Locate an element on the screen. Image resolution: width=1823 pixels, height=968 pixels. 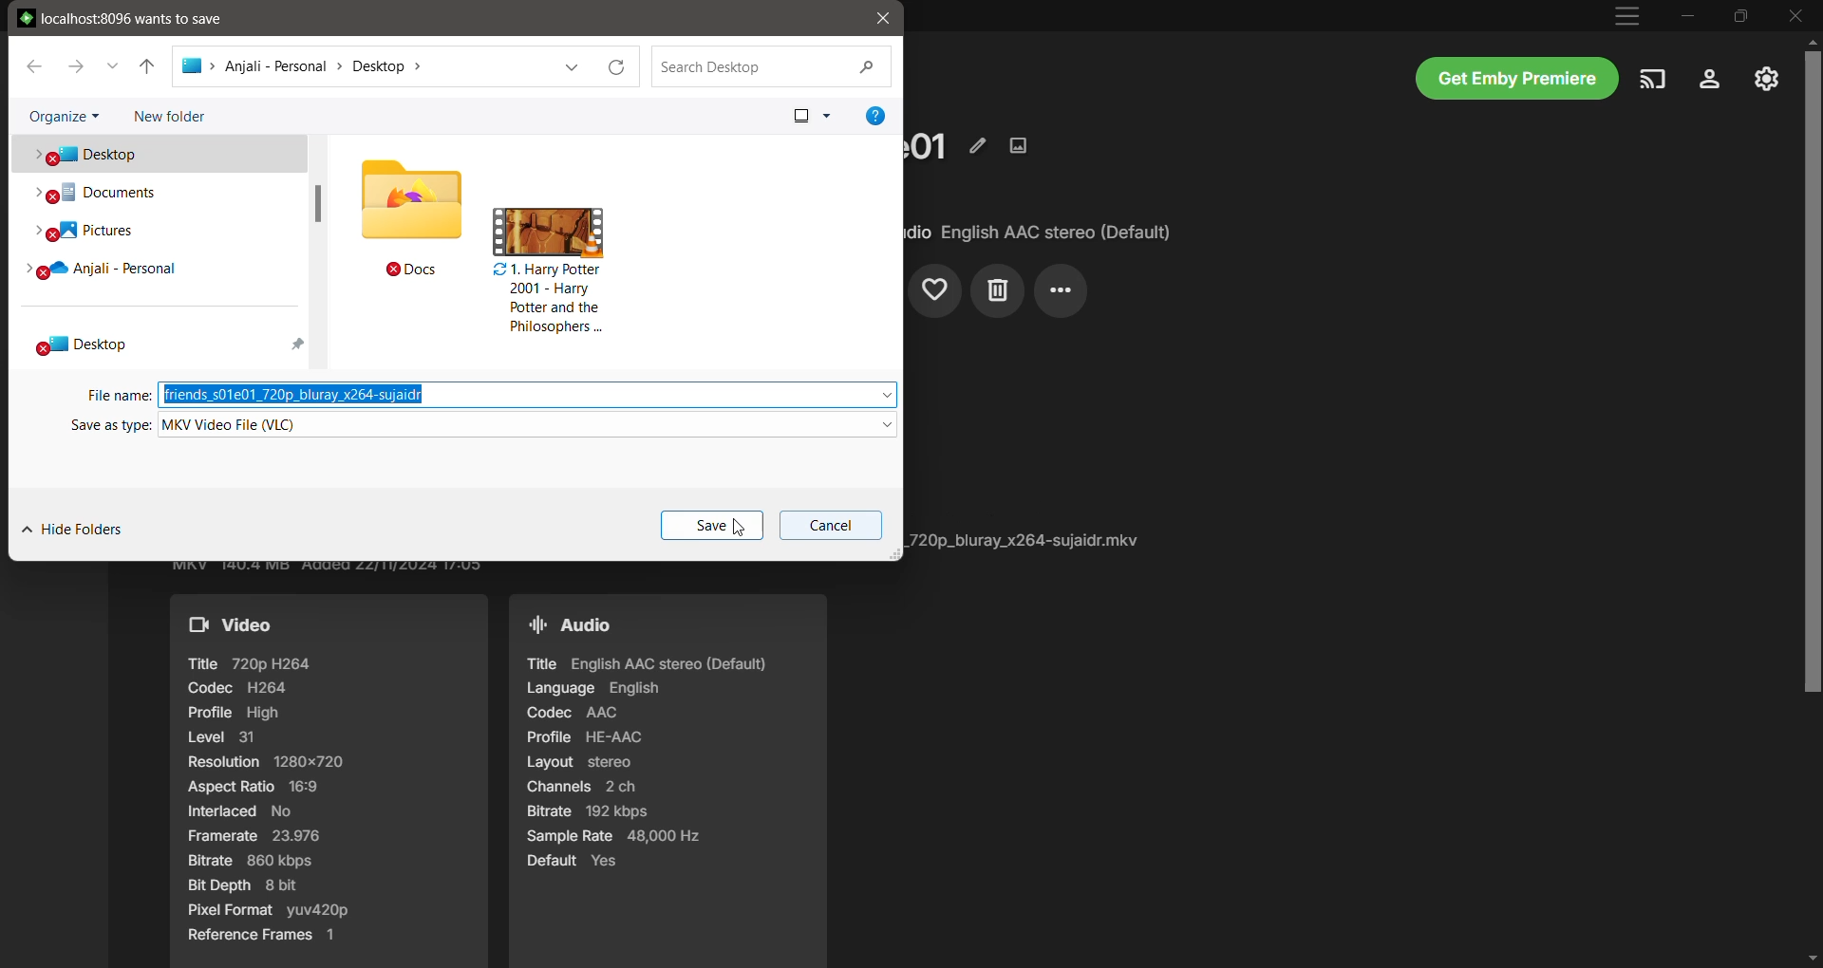
Desktop is located at coordinates (159, 343).